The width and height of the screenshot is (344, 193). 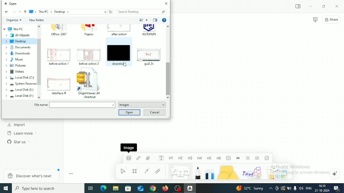 I want to click on This PC > Desktop >, so click(x=68, y=12).